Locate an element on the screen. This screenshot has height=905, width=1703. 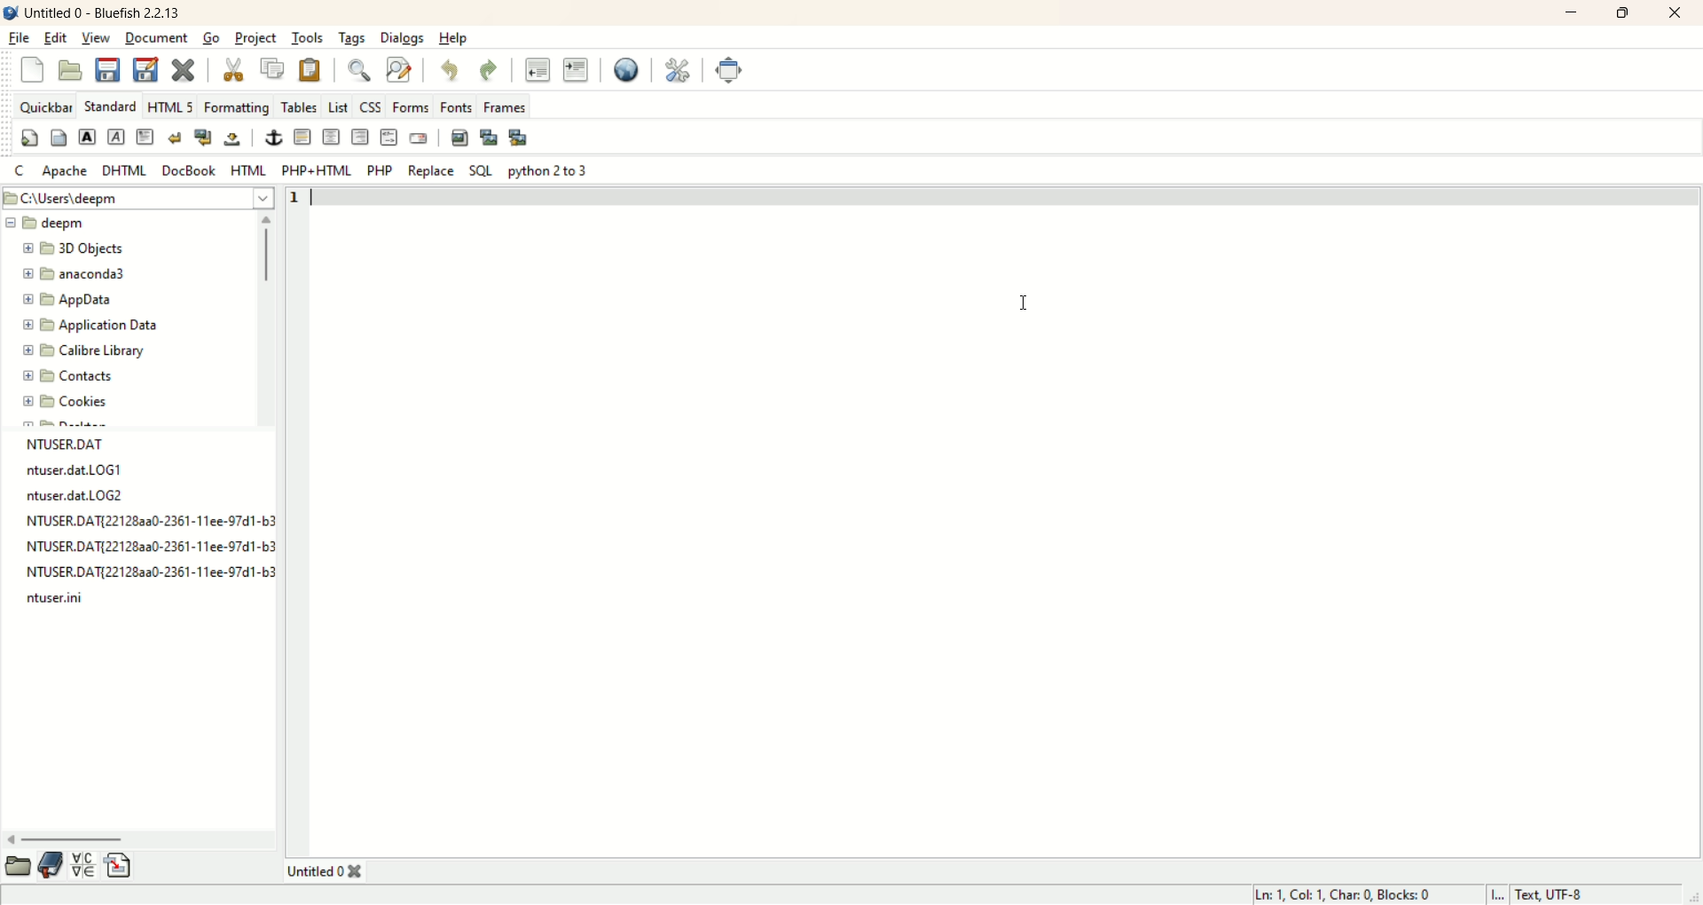
C is located at coordinates (15, 170).